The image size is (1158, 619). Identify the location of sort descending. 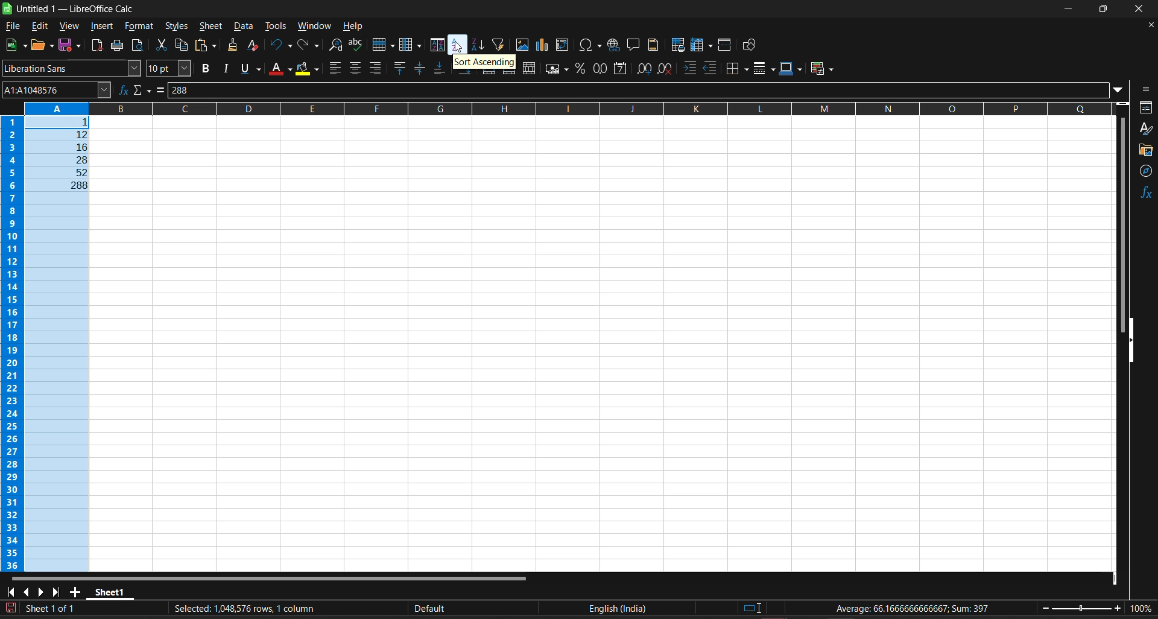
(479, 46).